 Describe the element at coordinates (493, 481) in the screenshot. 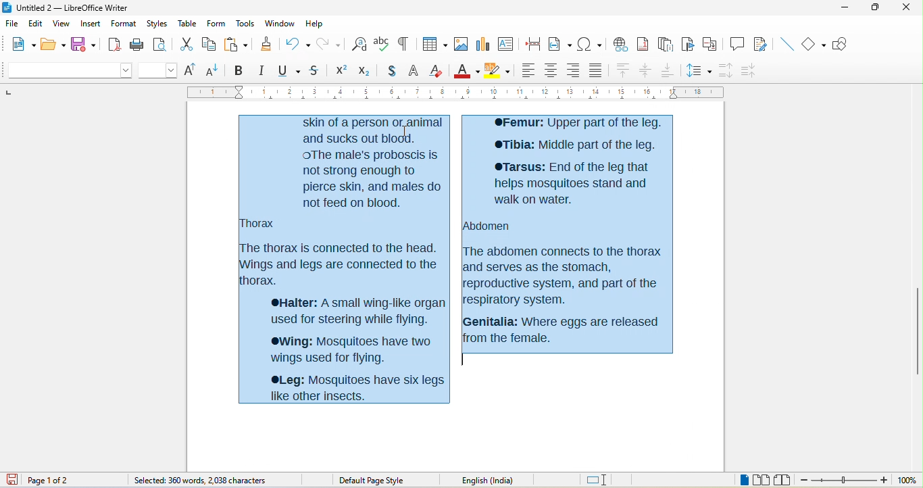

I see `text language` at that location.